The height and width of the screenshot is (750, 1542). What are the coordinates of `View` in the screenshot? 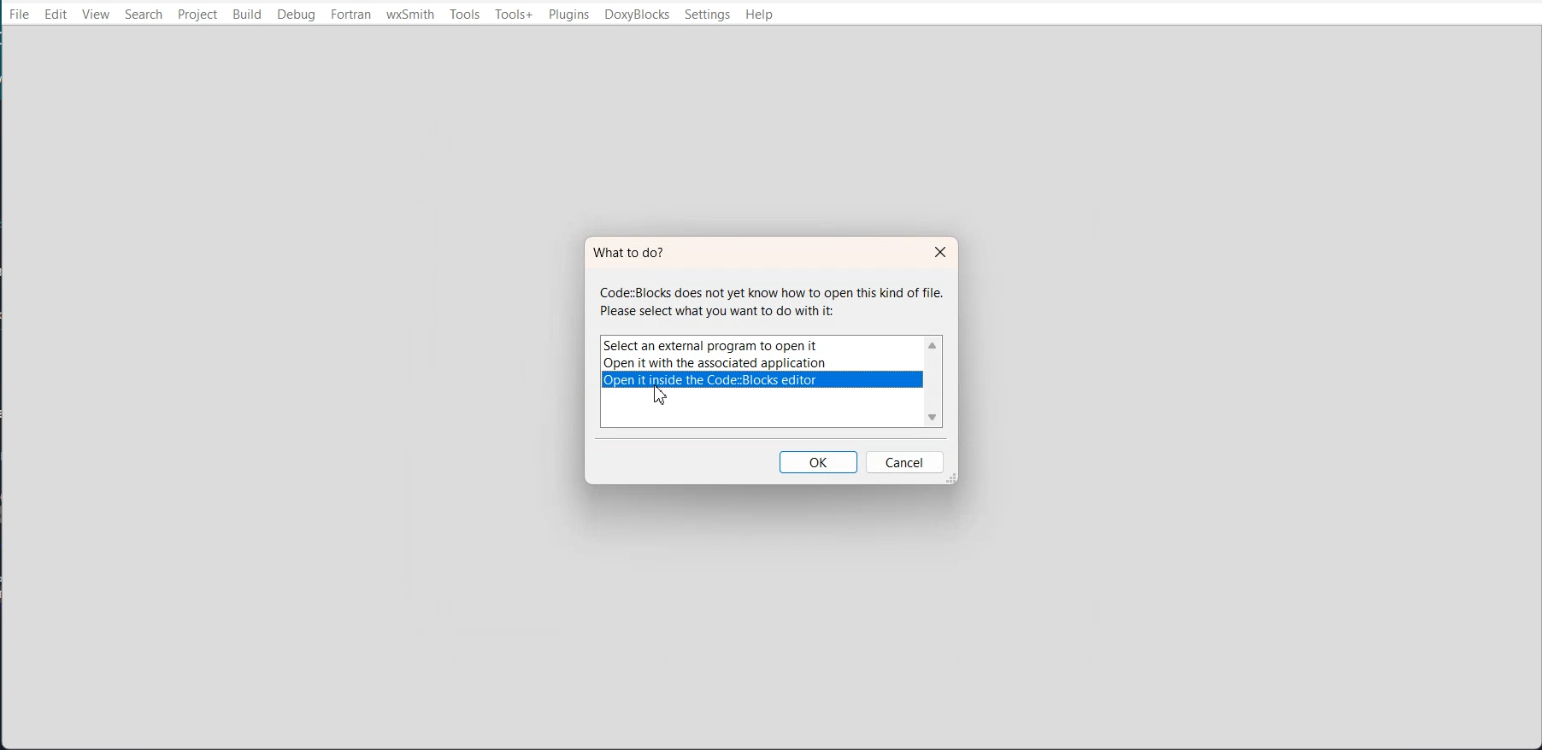 It's located at (98, 14).